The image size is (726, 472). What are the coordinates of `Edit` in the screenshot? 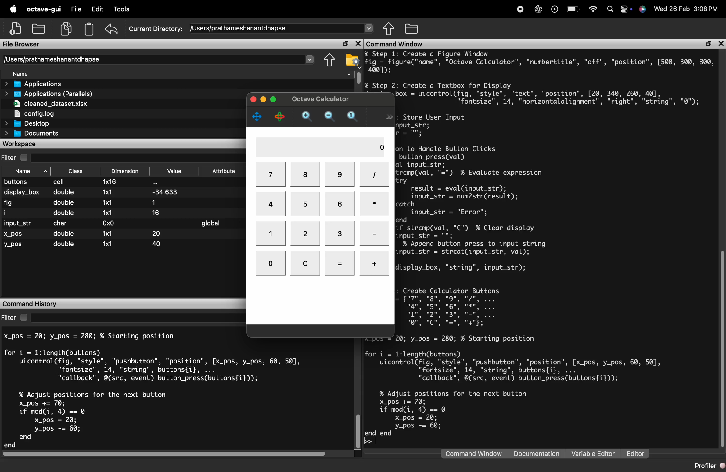 It's located at (95, 9).